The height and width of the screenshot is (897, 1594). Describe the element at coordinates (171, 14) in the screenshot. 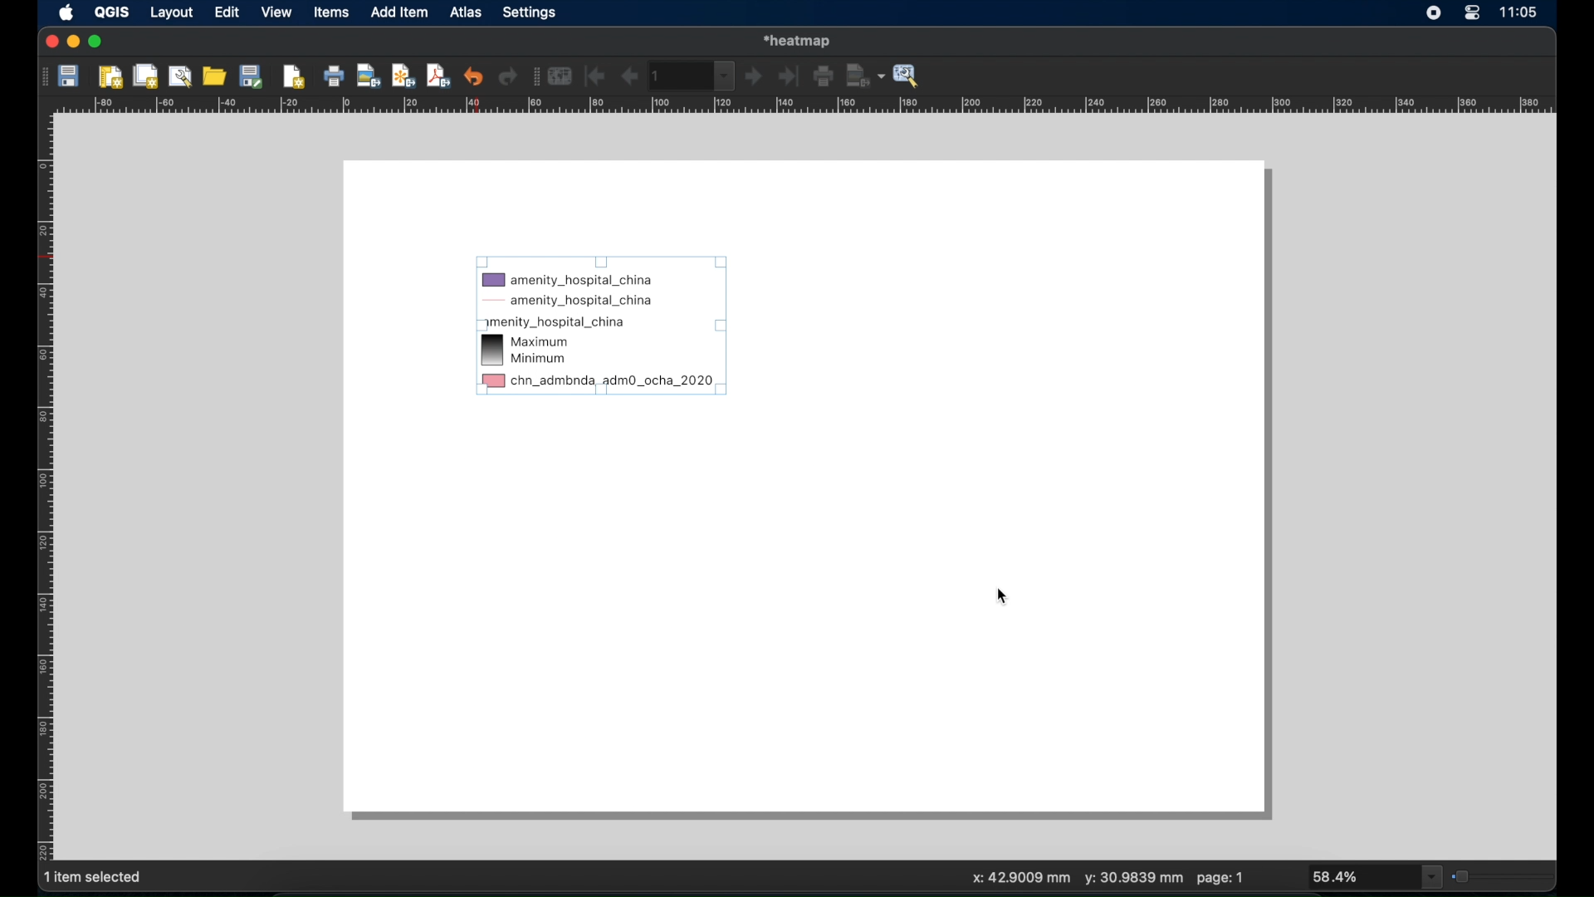

I see `layout` at that location.